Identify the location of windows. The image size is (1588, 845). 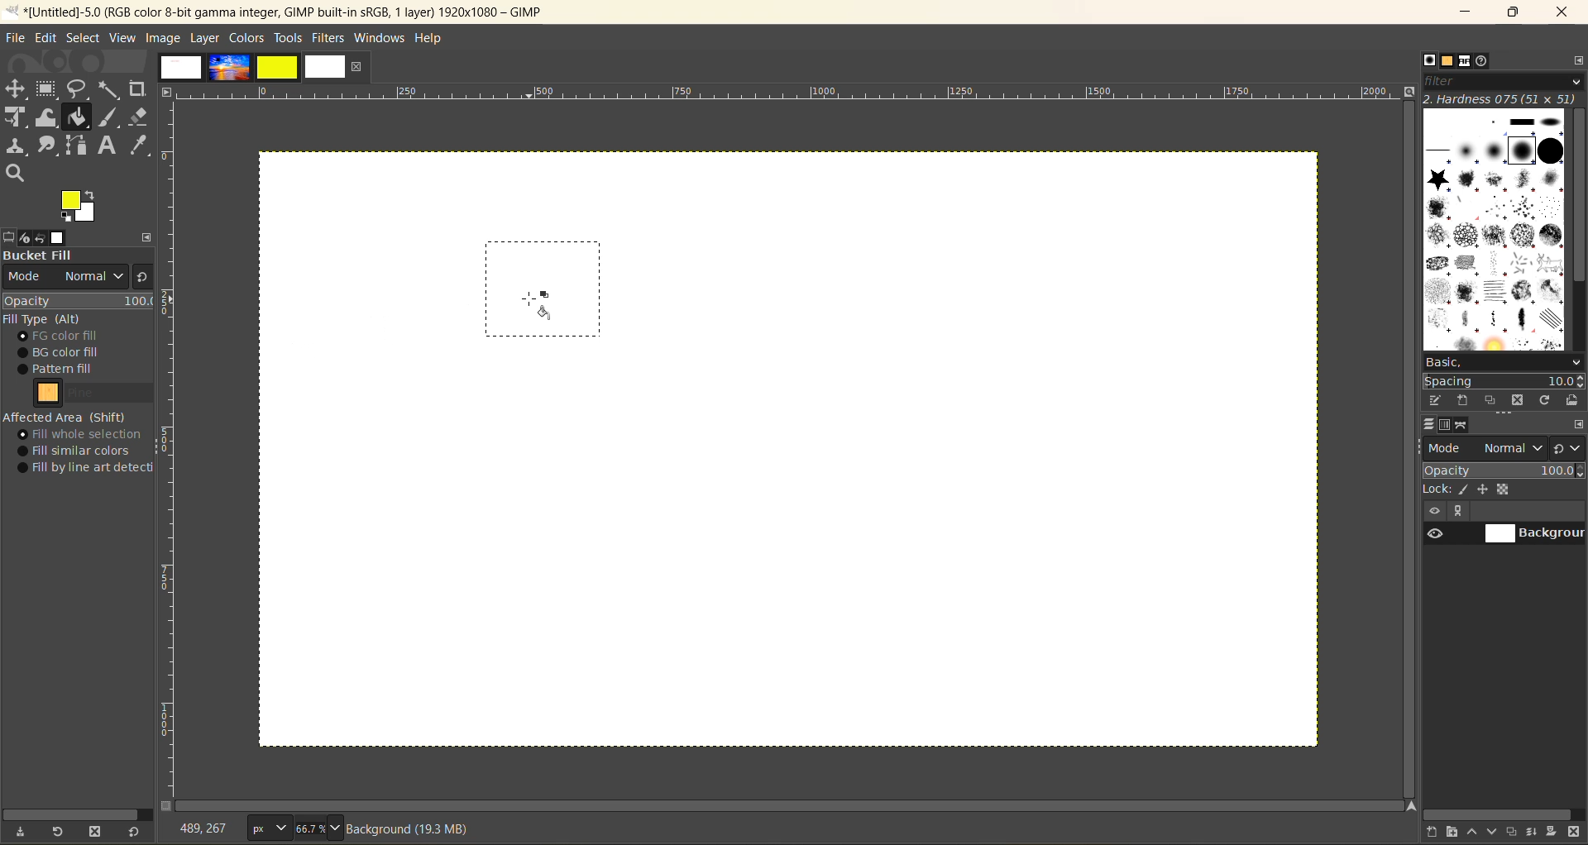
(381, 38).